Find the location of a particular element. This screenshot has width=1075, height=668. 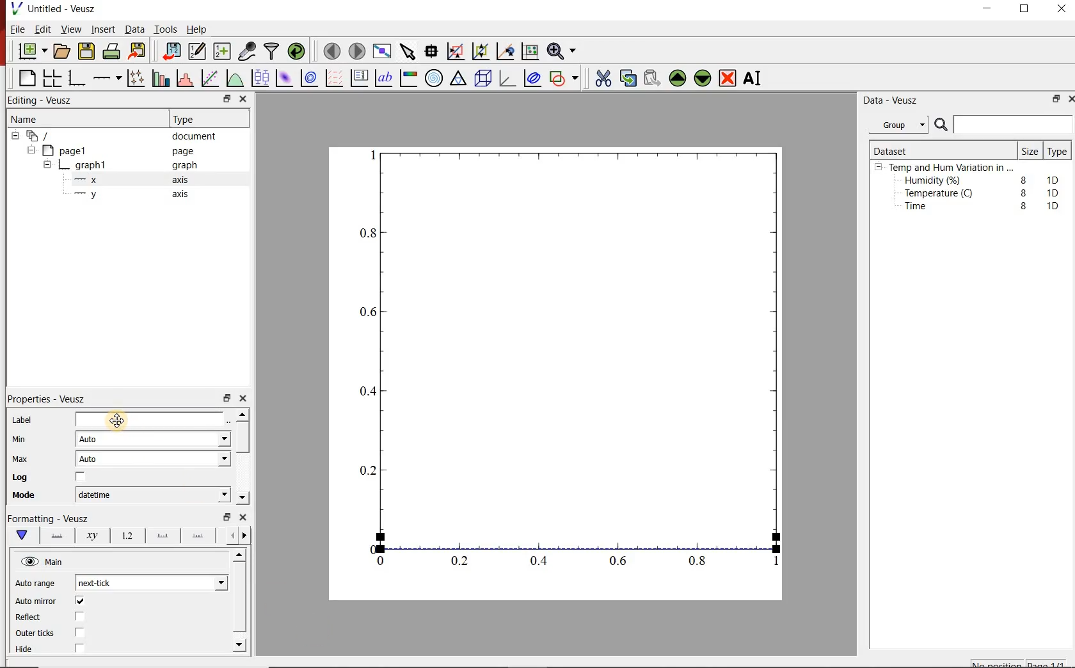

new document is located at coordinates (31, 51).